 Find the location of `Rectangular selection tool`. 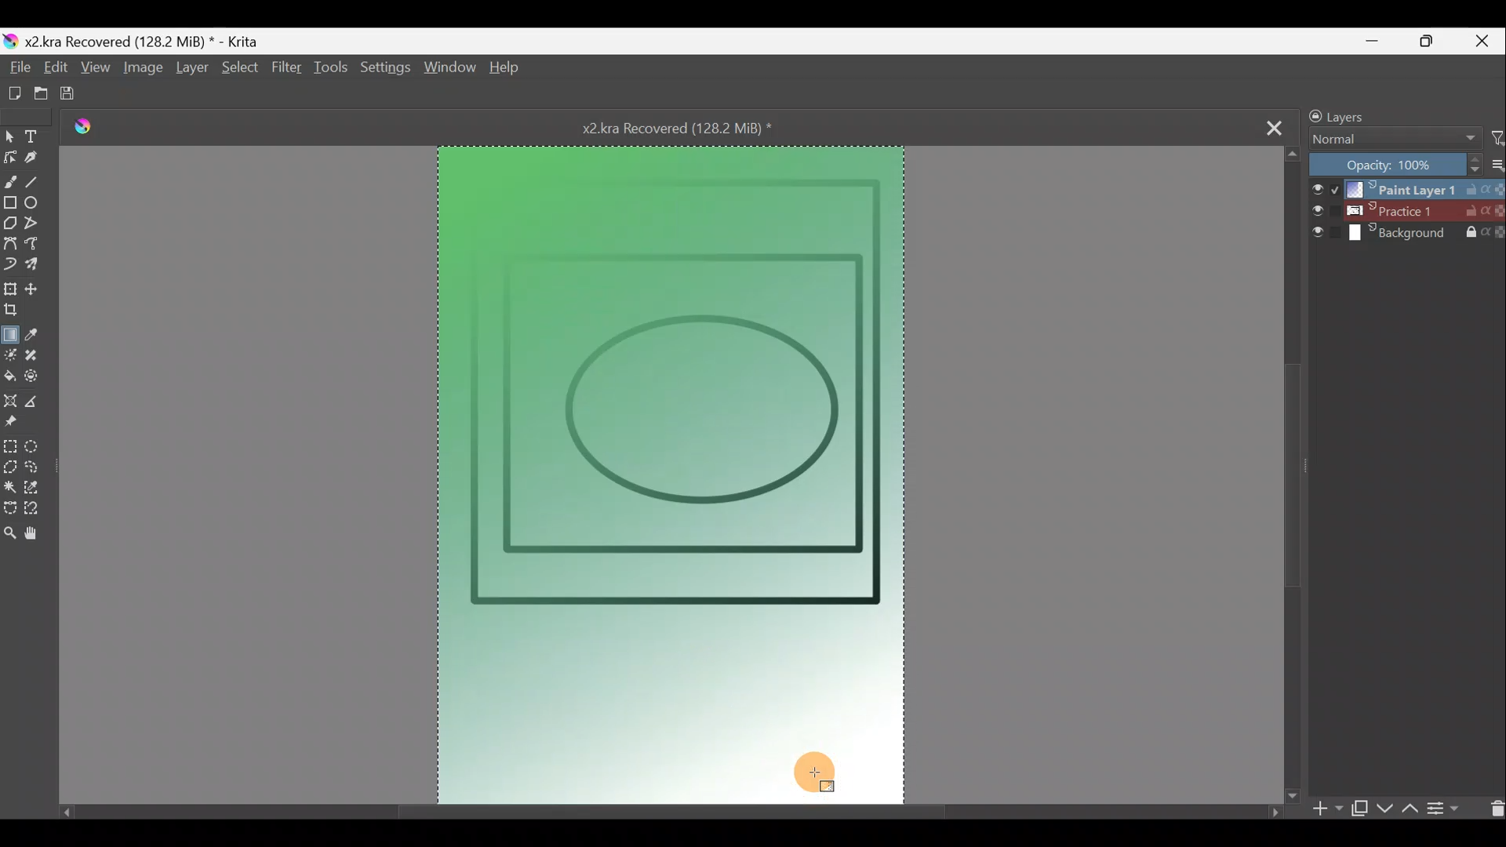

Rectangular selection tool is located at coordinates (9, 449).